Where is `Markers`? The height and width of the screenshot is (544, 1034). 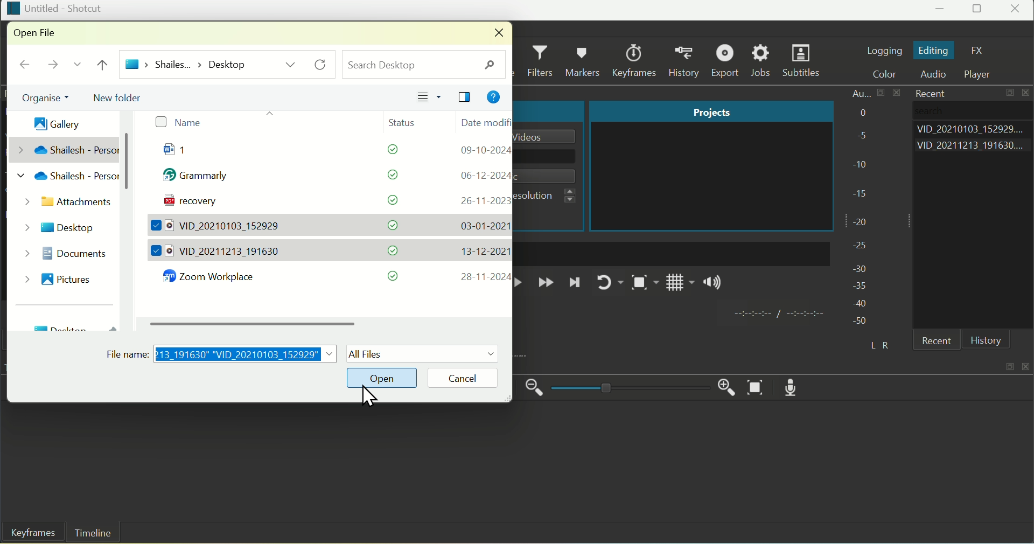
Markers is located at coordinates (585, 60).